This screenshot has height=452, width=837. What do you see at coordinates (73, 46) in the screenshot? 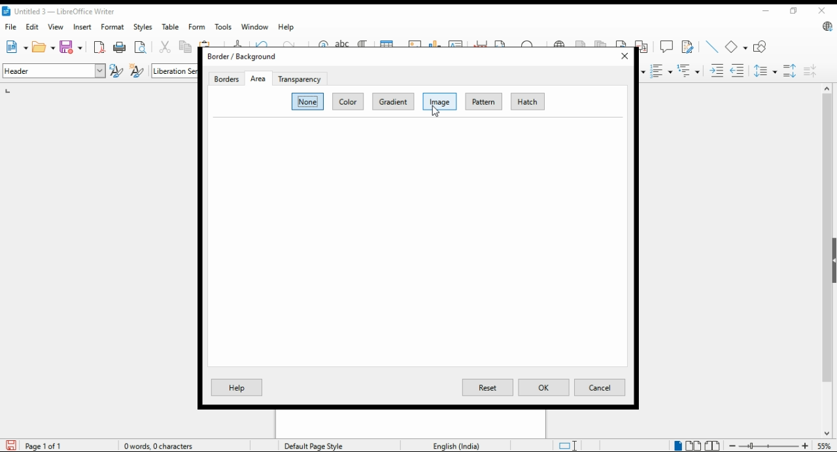
I see `ave` at bounding box center [73, 46].